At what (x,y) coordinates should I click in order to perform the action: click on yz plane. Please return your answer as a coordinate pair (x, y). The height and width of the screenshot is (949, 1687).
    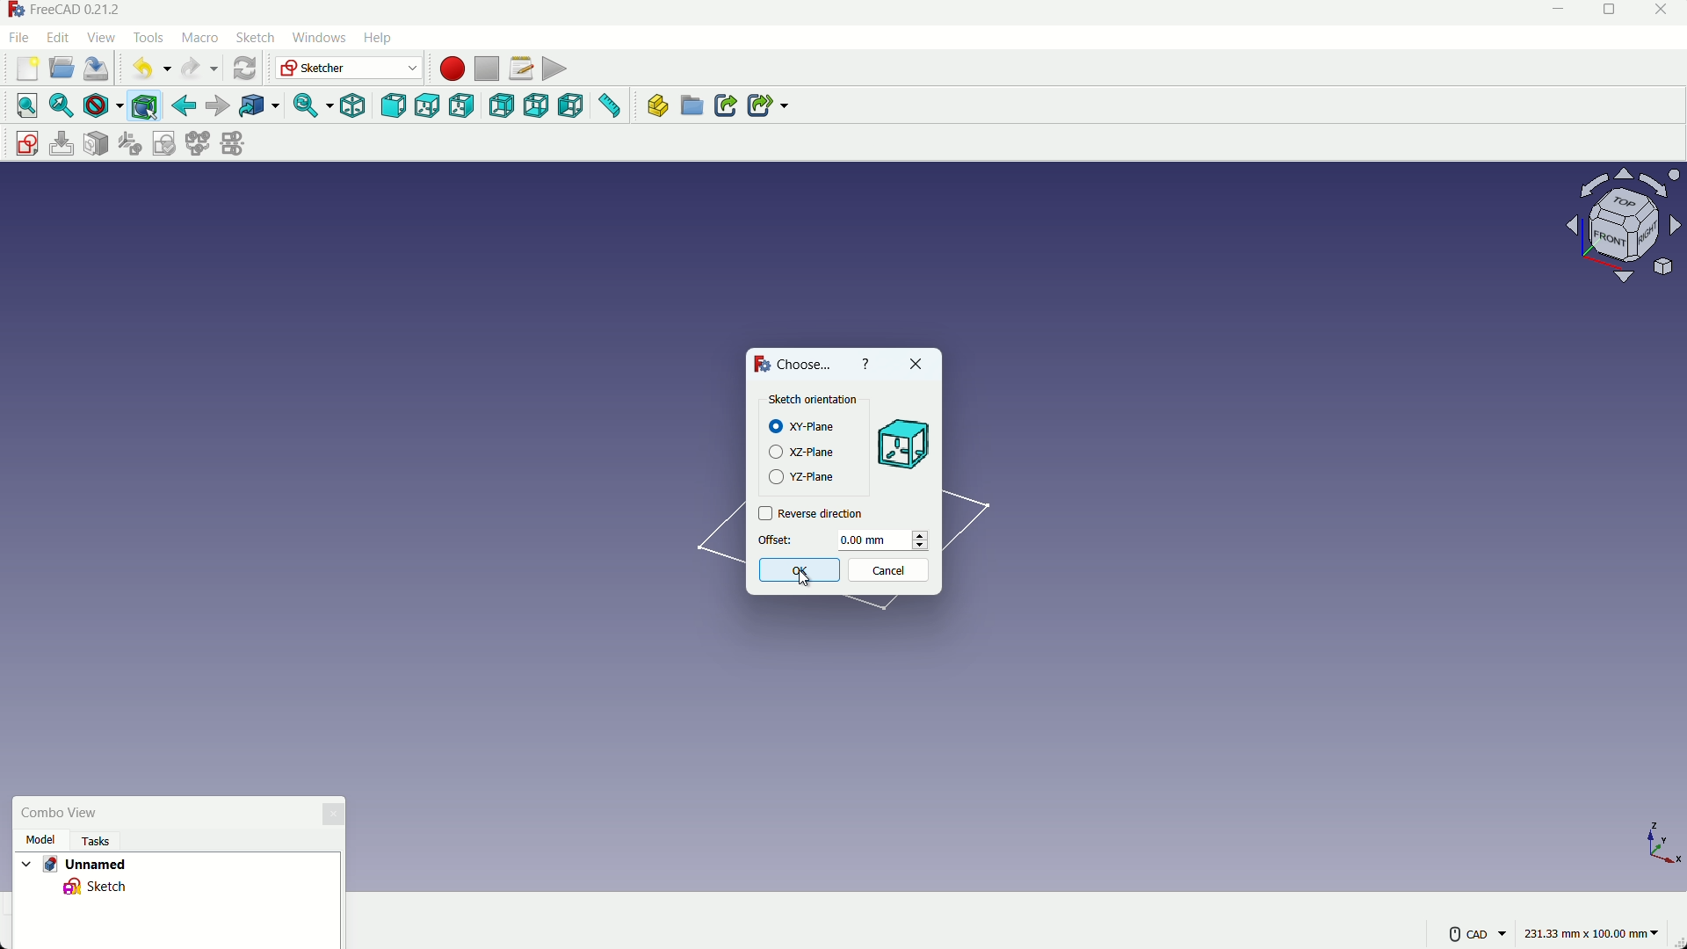
    Looking at the image, I should click on (800, 476).